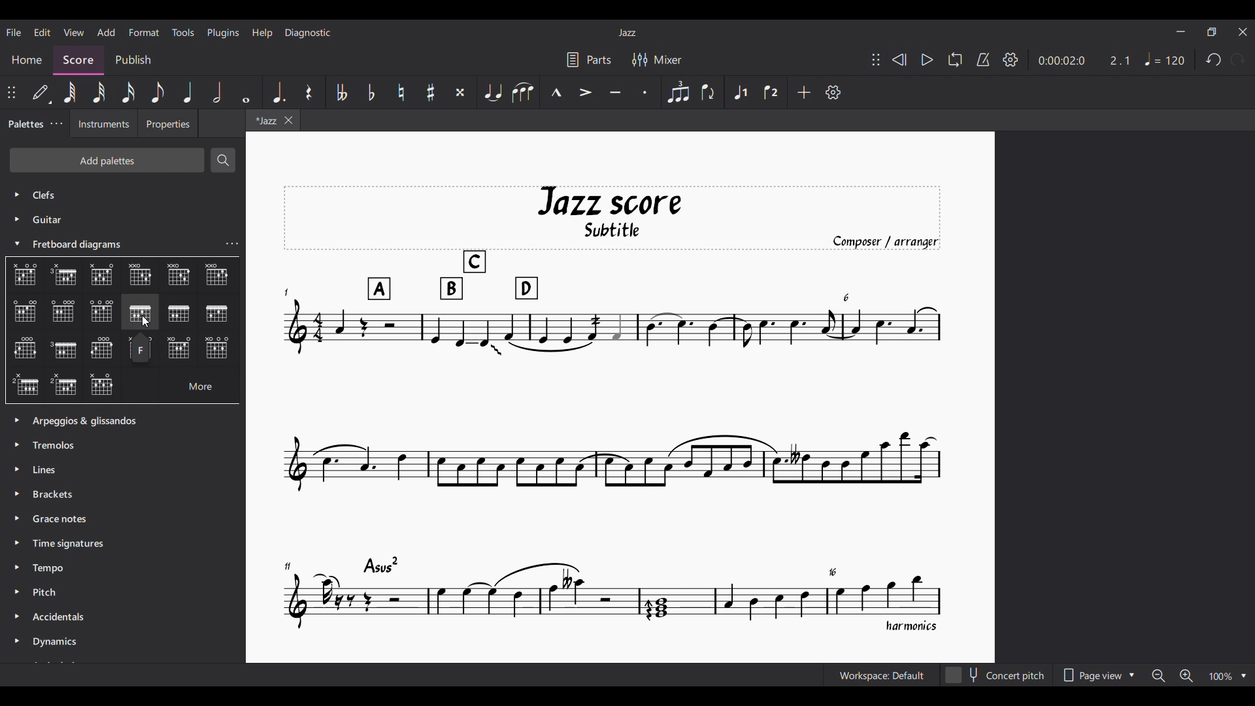  I want to click on Score, current section highlighted, so click(77, 58).